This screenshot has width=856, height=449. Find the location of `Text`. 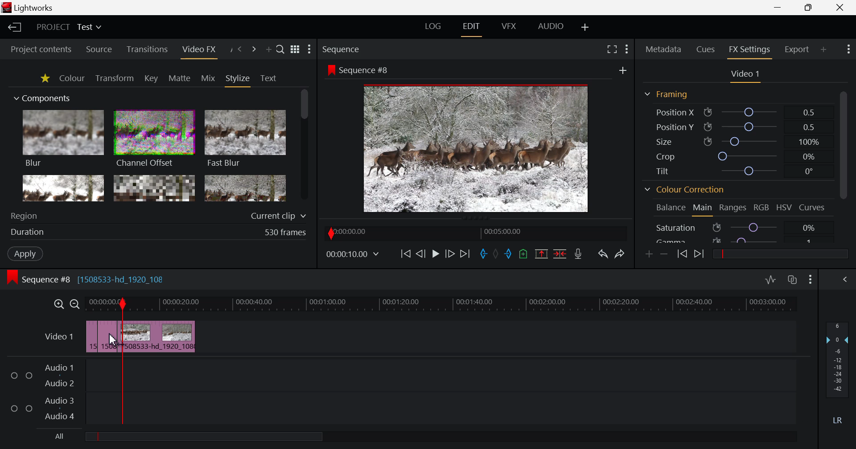

Text is located at coordinates (268, 78).